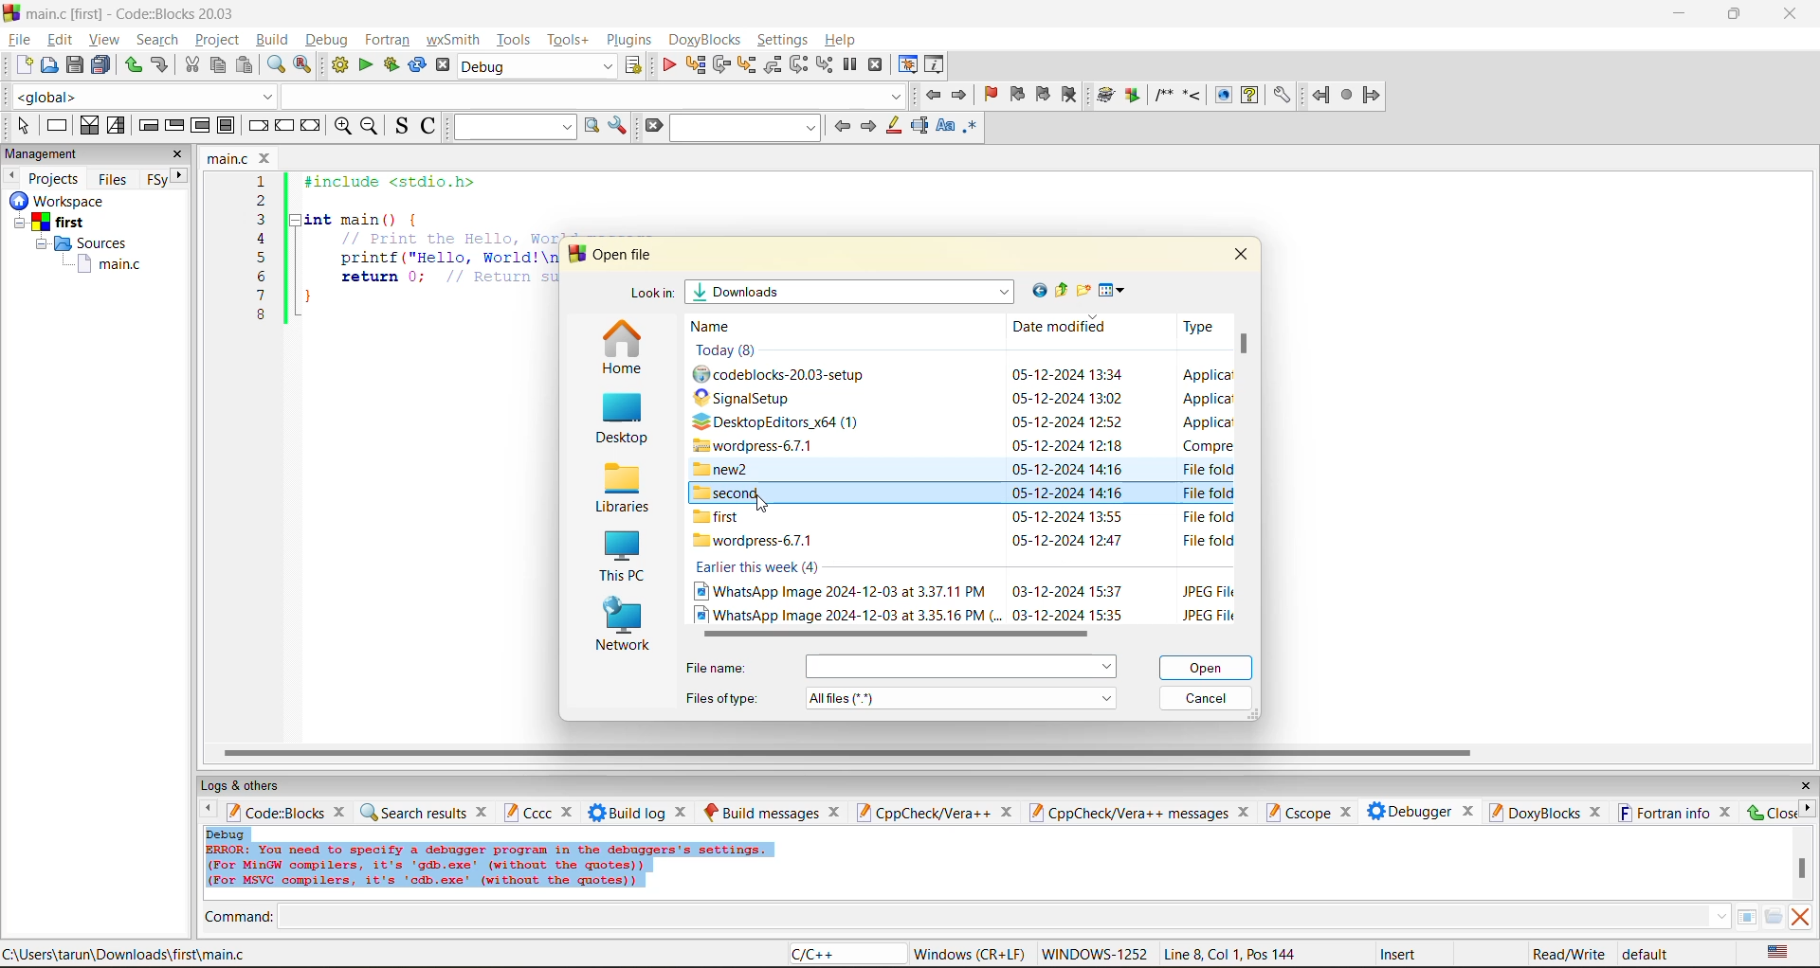  I want to click on build, so click(339, 65).